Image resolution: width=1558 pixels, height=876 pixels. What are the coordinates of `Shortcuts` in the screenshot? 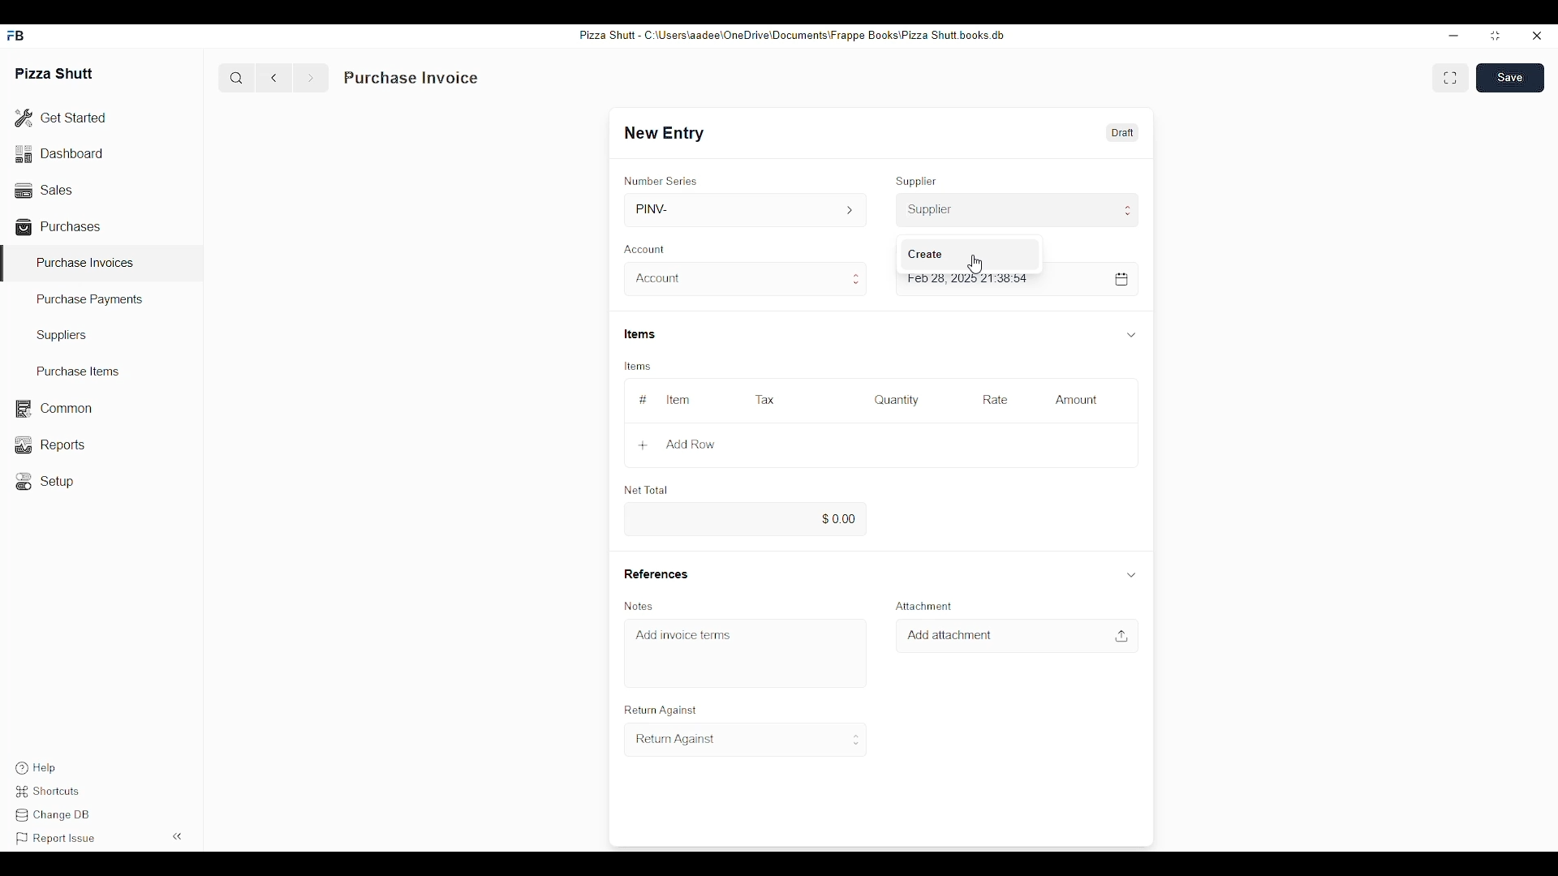 It's located at (51, 792).